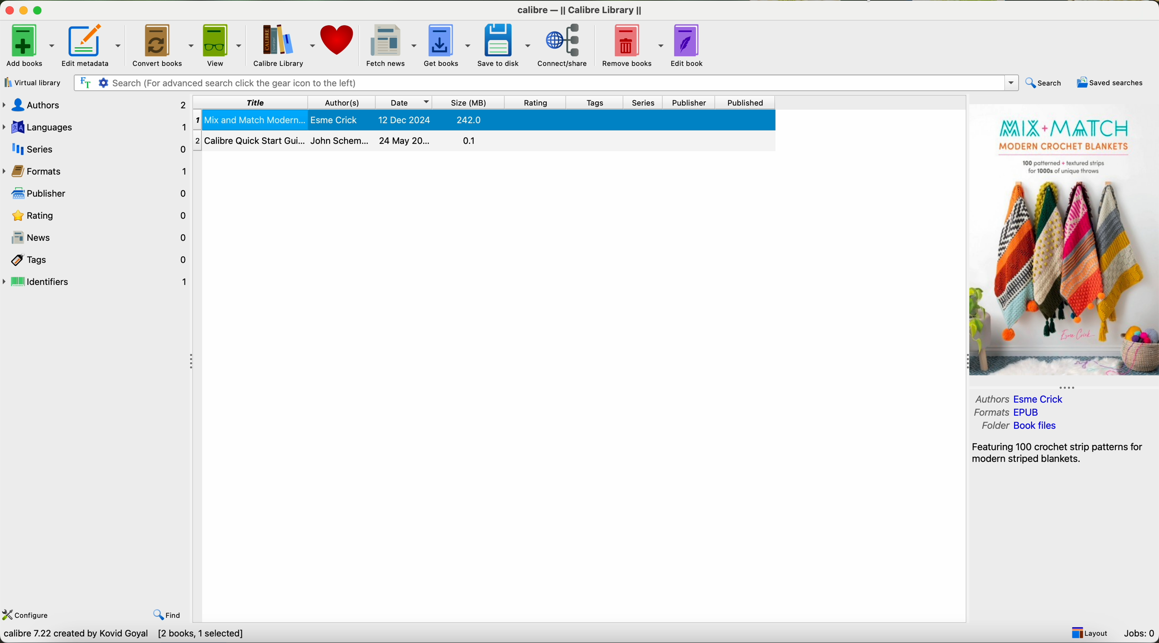  I want to click on close program, so click(9, 10).